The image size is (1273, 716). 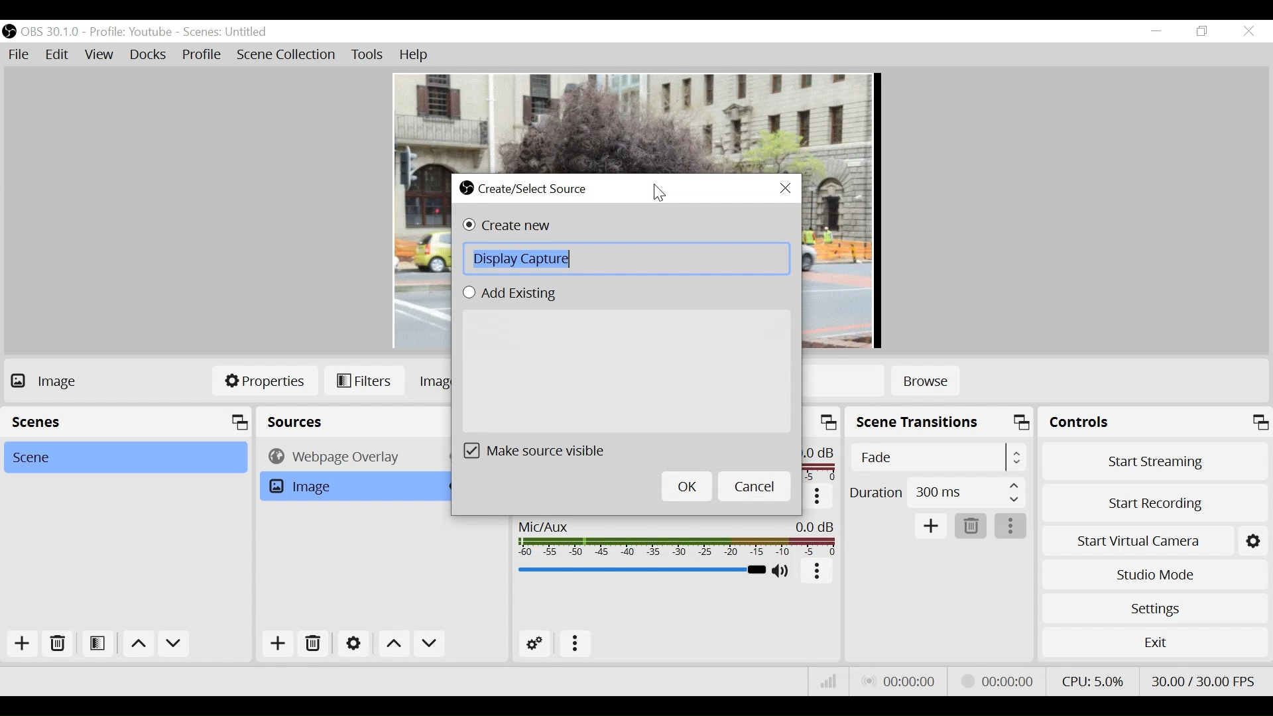 What do you see at coordinates (395, 644) in the screenshot?
I see `Move Up` at bounding box center [395, 644].